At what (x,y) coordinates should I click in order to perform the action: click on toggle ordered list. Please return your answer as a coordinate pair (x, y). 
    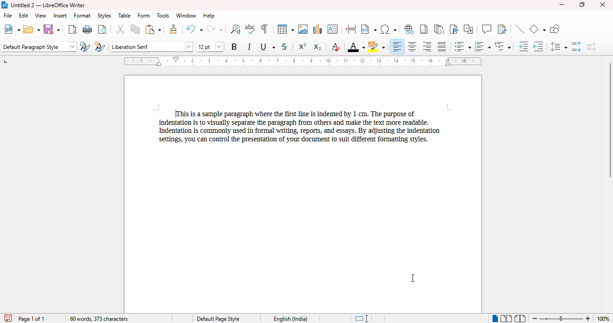
    Looking at the image, I should click on (483, 46).